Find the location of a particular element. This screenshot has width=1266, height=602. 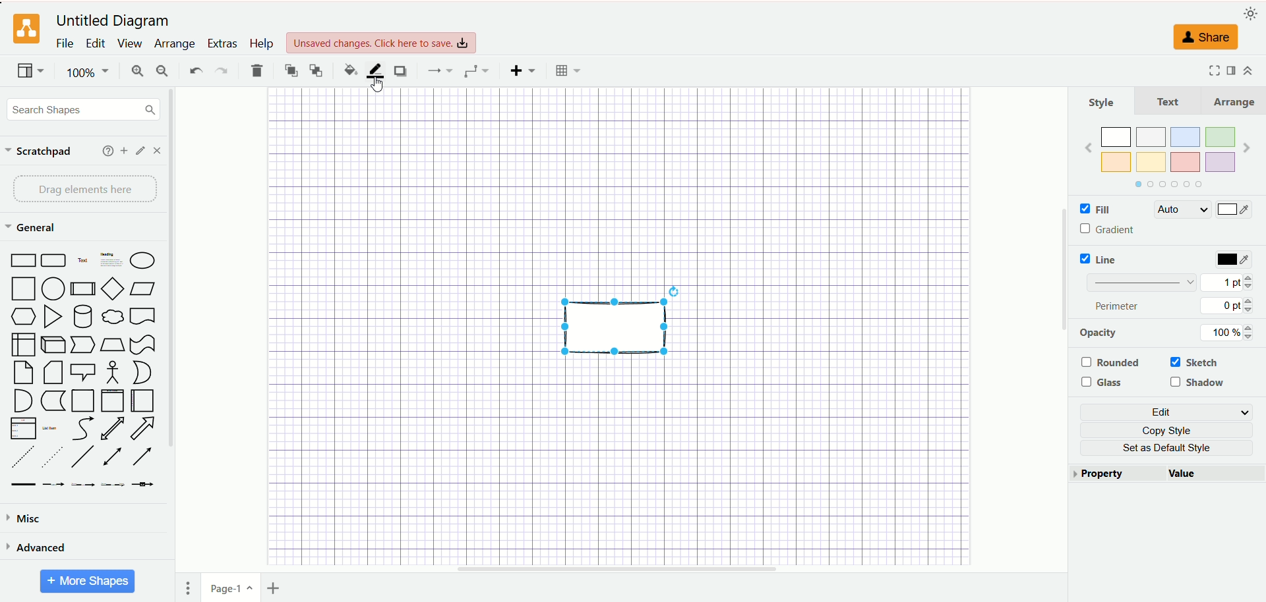

edit is located at coordinates (93, 42).